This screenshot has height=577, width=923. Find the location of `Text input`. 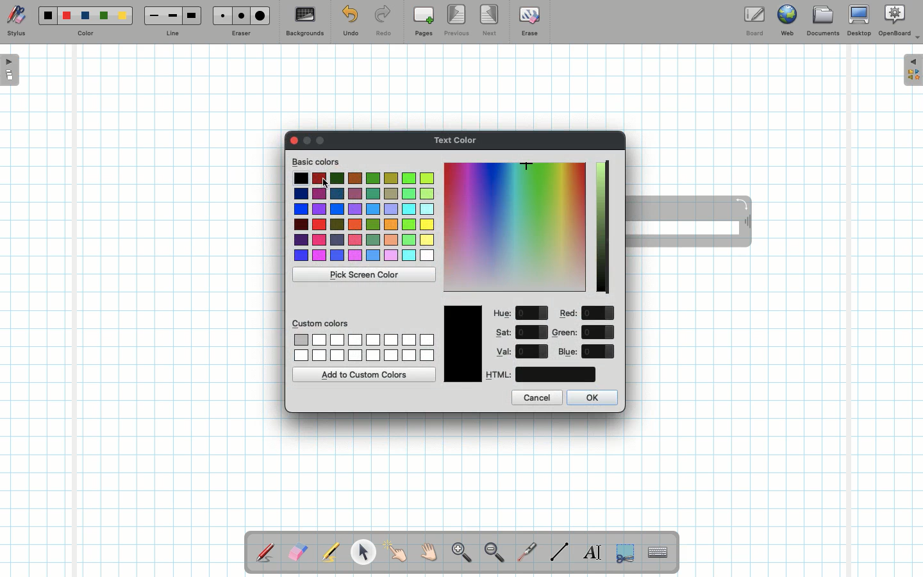

Text input is located at coordinates (658, 549).